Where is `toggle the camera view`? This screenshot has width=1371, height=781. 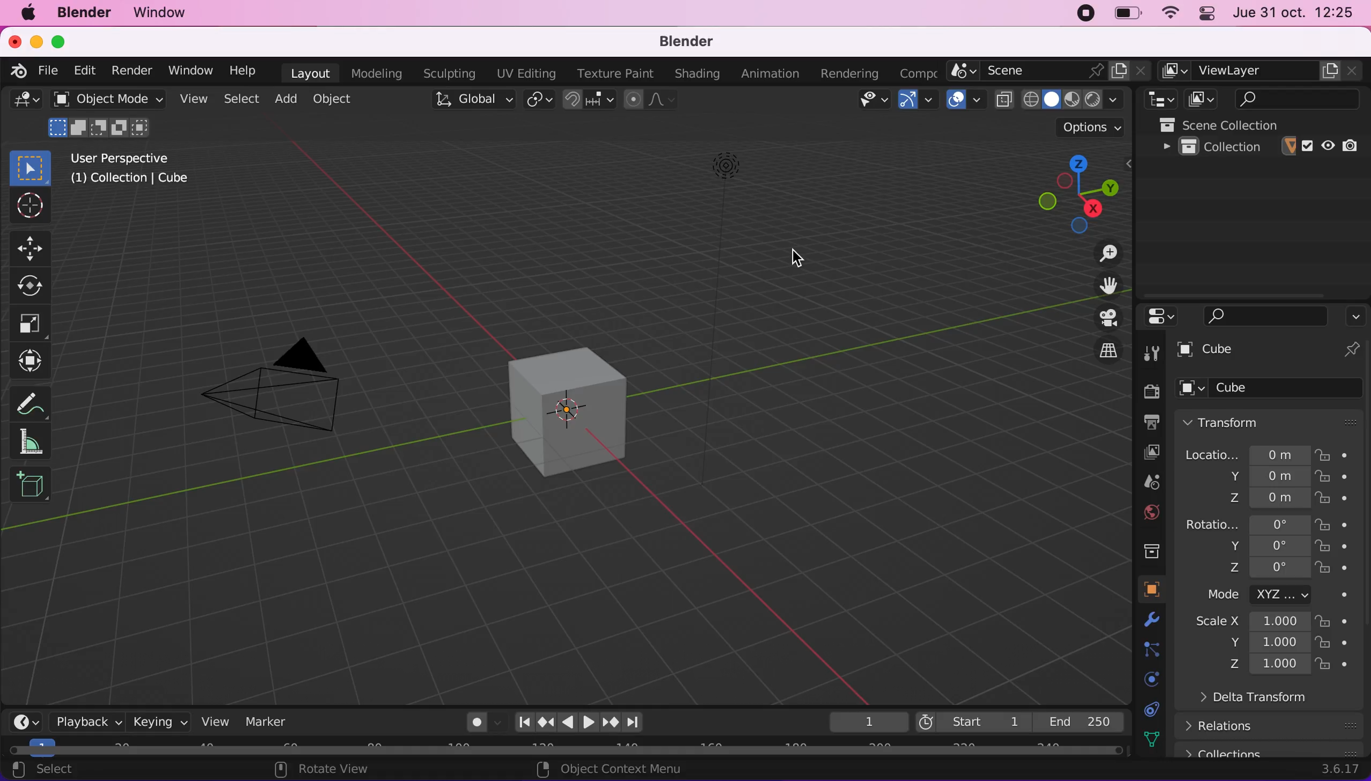
toggle the camera view is located at coordinates (1098, 318).